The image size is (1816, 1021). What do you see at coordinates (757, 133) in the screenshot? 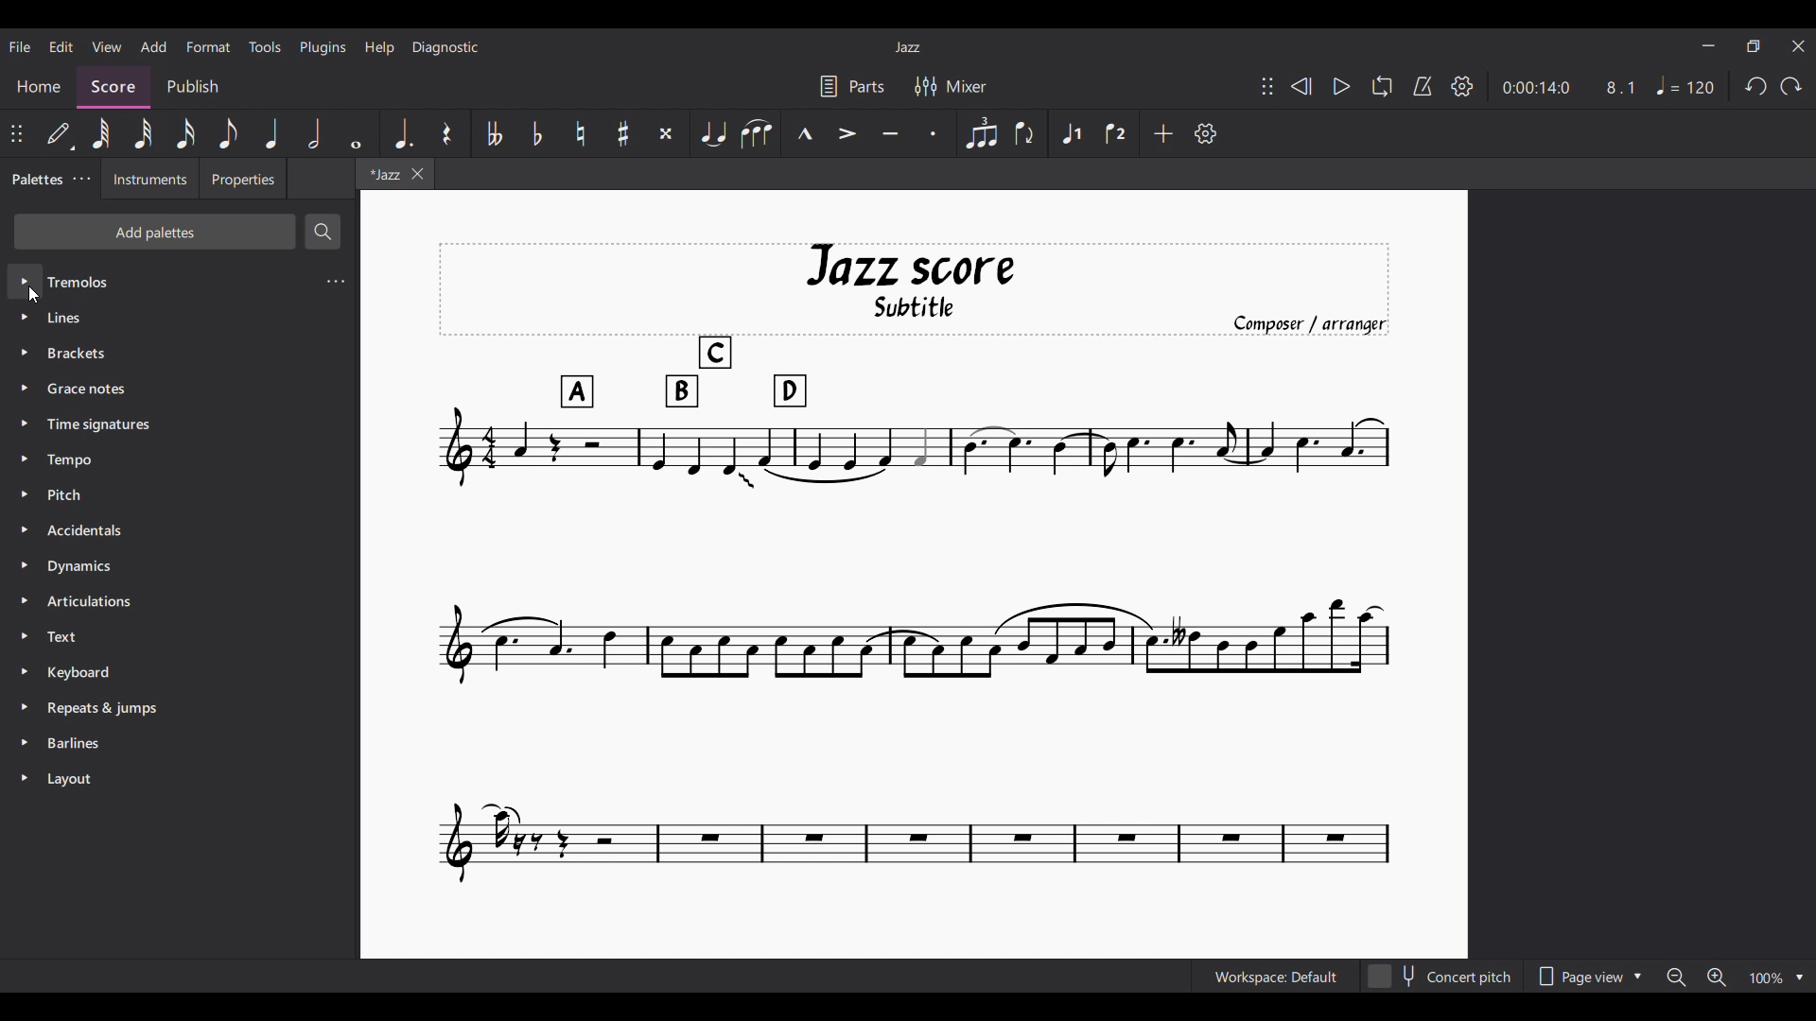
I see `Slur` at bounding box center [757, 133].